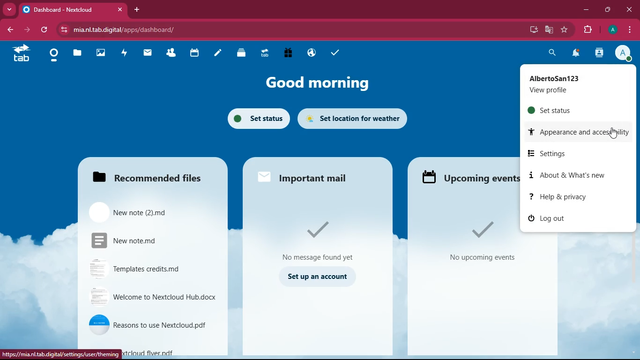  Describe the element at coordinates (580, 132) in the screenshot. I see `appearance` at that location.